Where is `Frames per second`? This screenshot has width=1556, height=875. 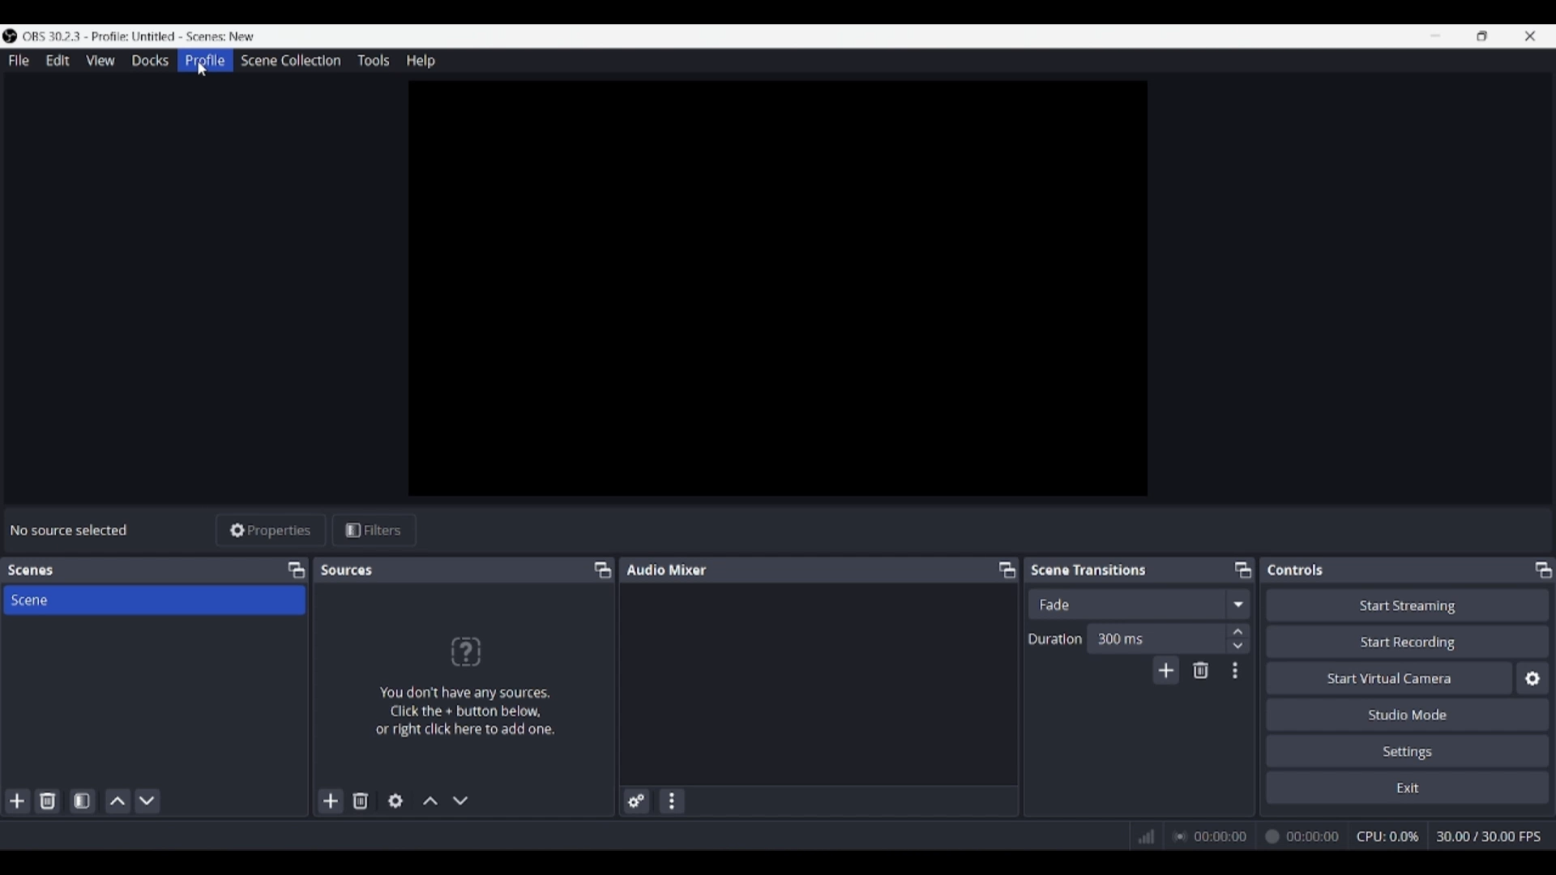 Frames per second is located at coordinates (1489, 837).